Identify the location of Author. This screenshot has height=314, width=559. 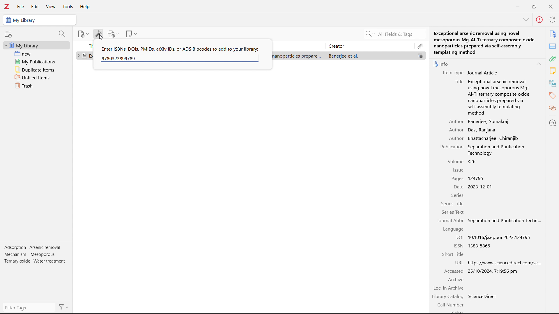
(456, 121).